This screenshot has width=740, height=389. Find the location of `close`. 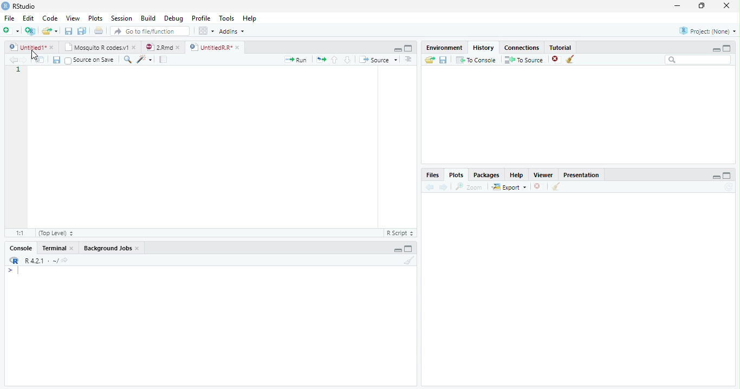

close is located at coordinates (51, 48).